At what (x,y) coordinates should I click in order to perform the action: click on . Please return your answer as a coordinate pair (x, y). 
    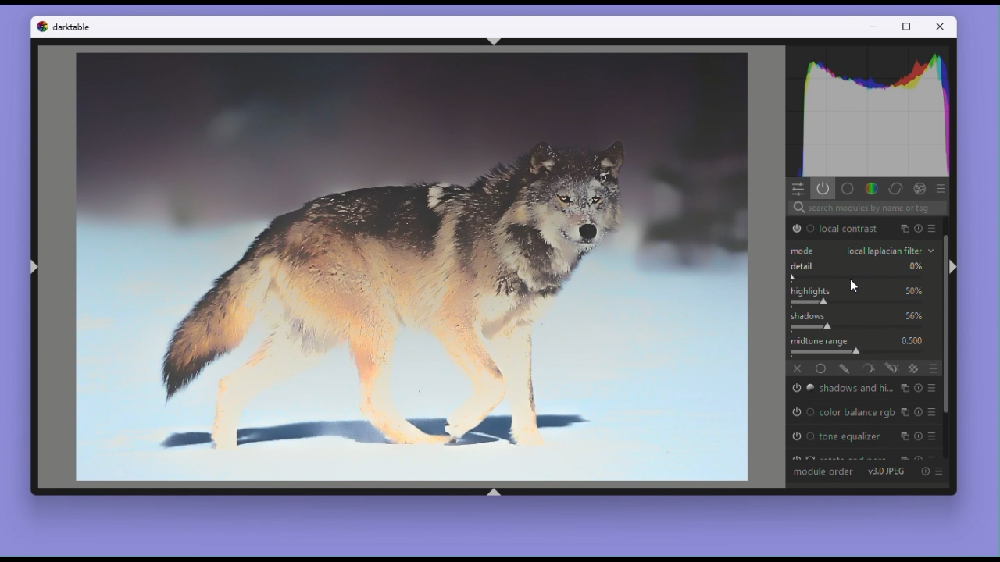
    Looking at the image, I should click on (921, 189).